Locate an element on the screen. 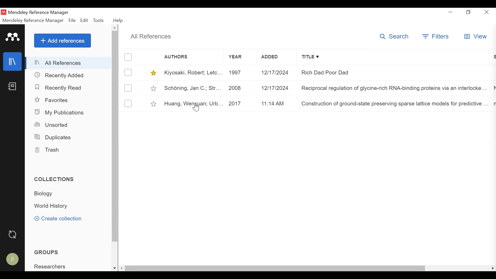 The width and height of the screenshot is (496, 279). (un)select is located at coordinates (128, 104).